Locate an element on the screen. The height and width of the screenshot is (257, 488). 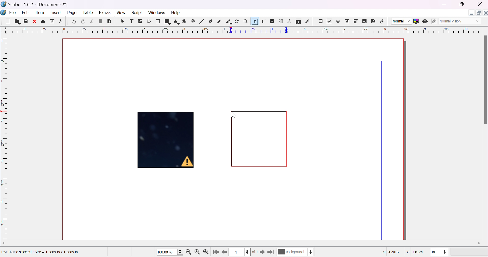
edit contents of frame is located at coordinates (254, 21).